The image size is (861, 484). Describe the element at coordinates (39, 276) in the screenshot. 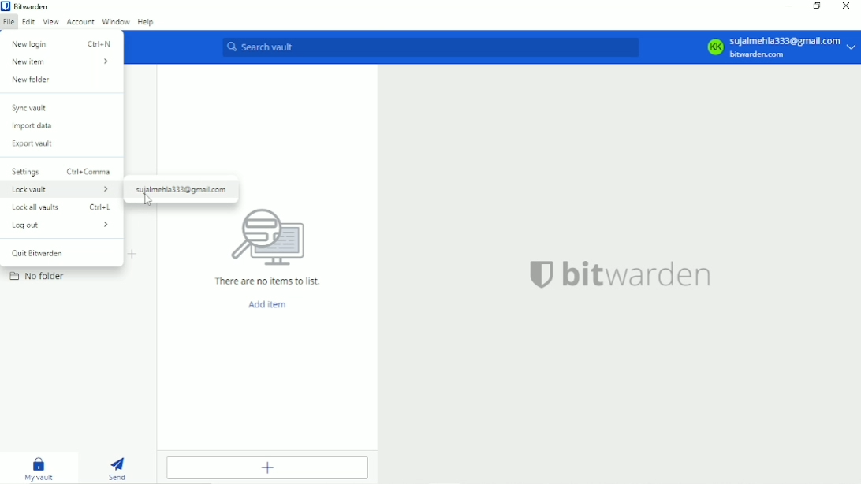

I see `No folder` at that location.